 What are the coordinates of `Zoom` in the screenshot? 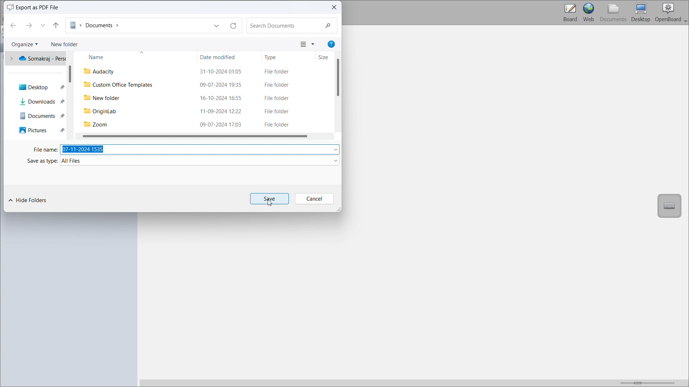 It's located at (100, 124).